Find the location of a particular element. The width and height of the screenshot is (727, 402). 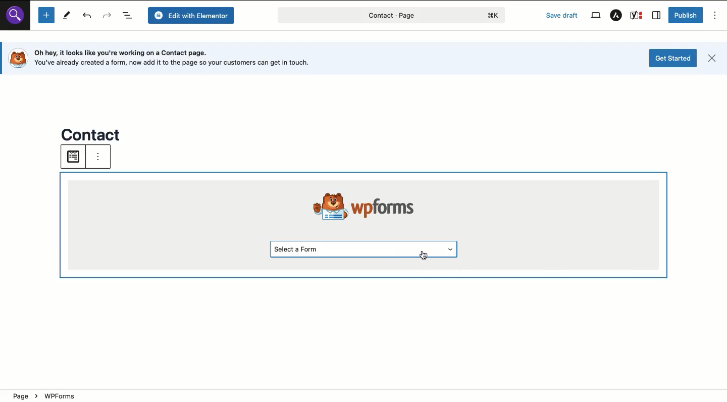

logo is located at coordinates (495, 15).